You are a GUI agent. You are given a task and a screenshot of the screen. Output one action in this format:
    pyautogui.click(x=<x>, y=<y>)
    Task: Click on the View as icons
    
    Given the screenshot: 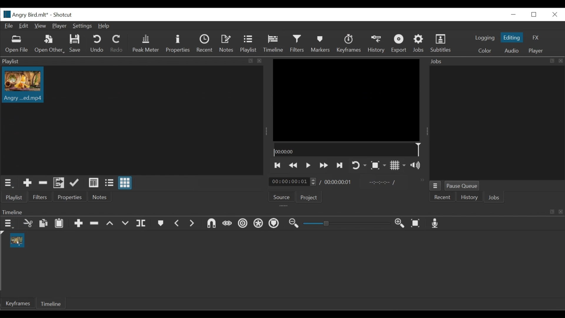 What is the action you would take?
    pyautogui.click(x=124, y=183)
    